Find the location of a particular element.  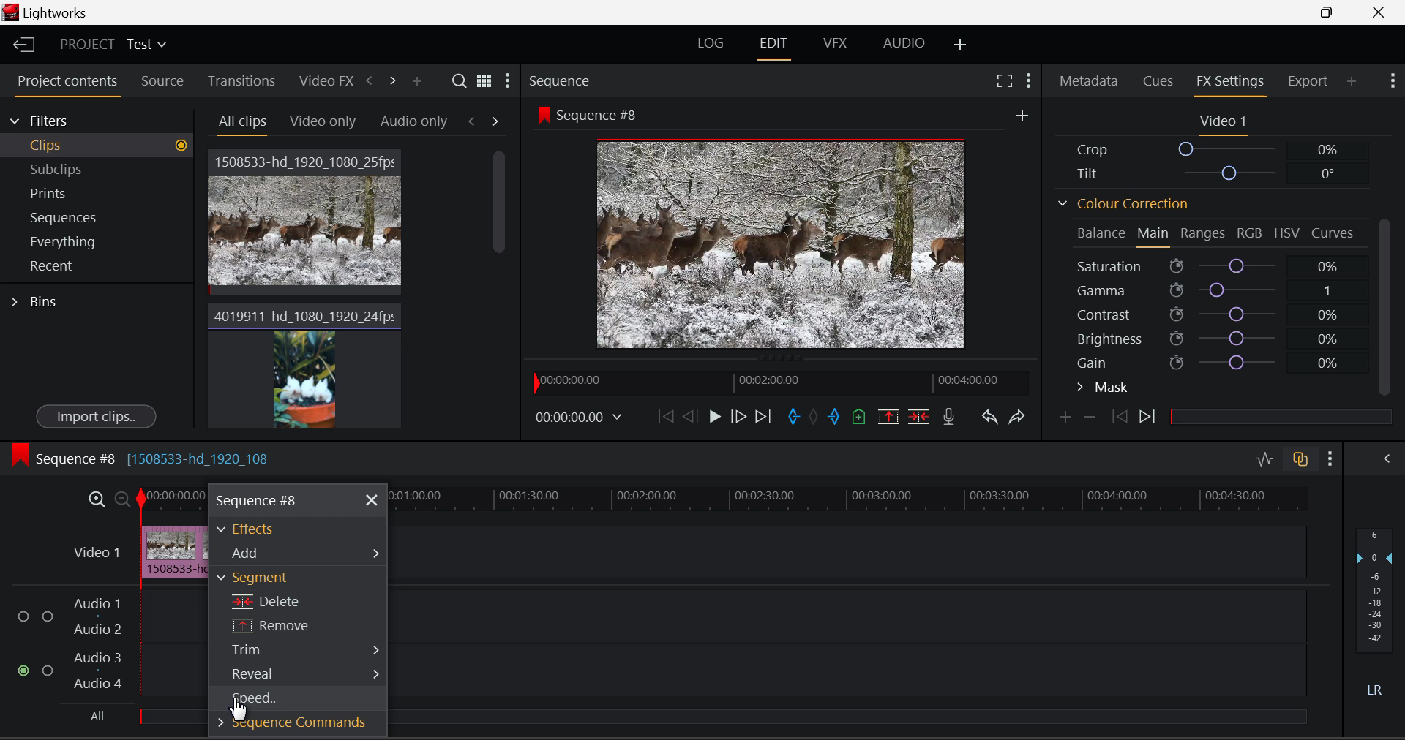

Gamma is located at coordinates (1211, 291).